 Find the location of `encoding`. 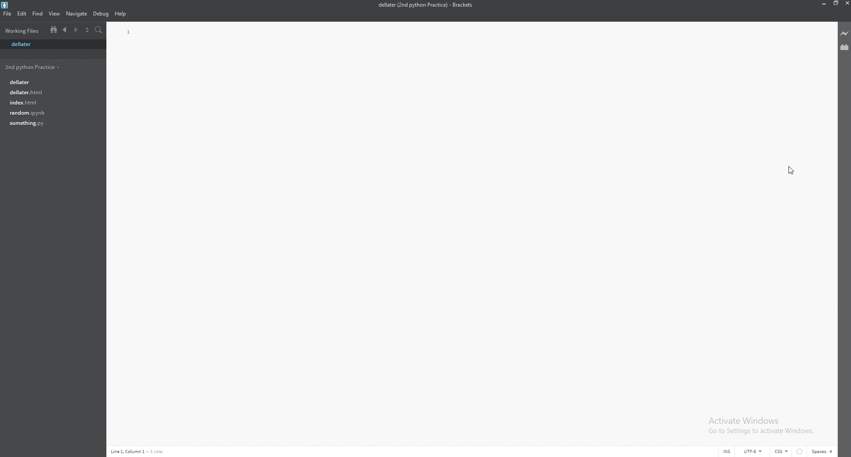

encoding is located at coordinates (746, 451).